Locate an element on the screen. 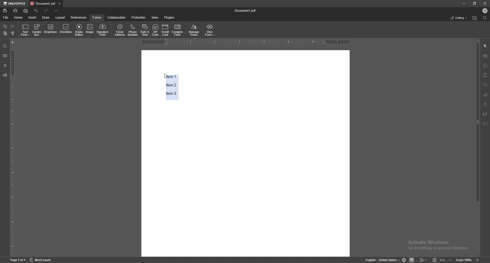 The width and height of the screenshot is (490, 263). horizontal scale is located at coordinates (245, 42).